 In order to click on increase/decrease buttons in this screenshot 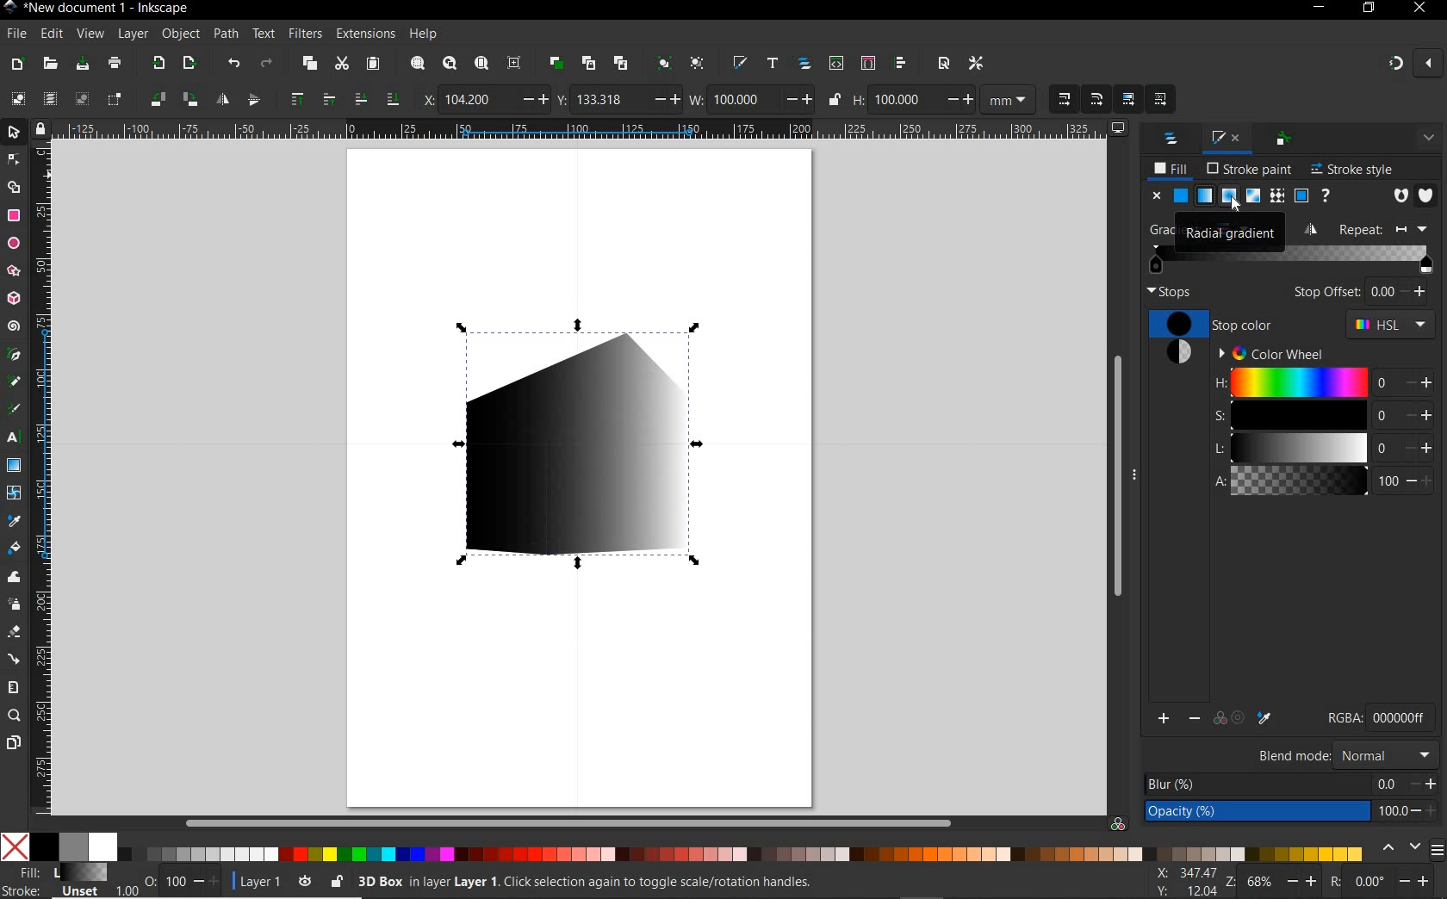, I will do `click(1420, 432)`.